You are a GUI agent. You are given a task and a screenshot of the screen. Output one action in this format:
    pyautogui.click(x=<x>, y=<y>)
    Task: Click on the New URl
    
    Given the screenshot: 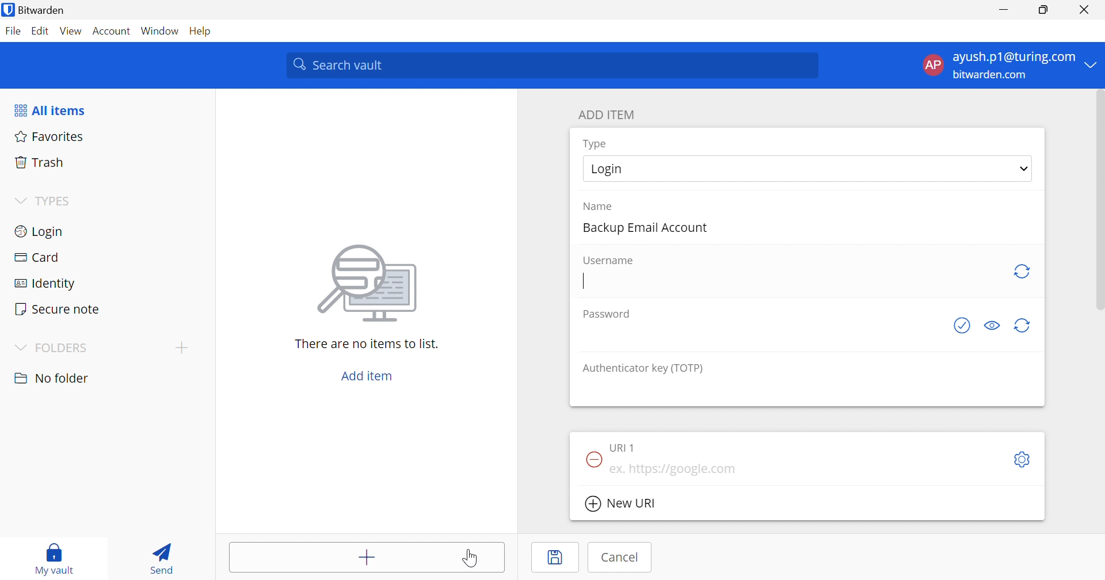 What is the action you would take?
    pyautogui.click(x=620, y=504)
    